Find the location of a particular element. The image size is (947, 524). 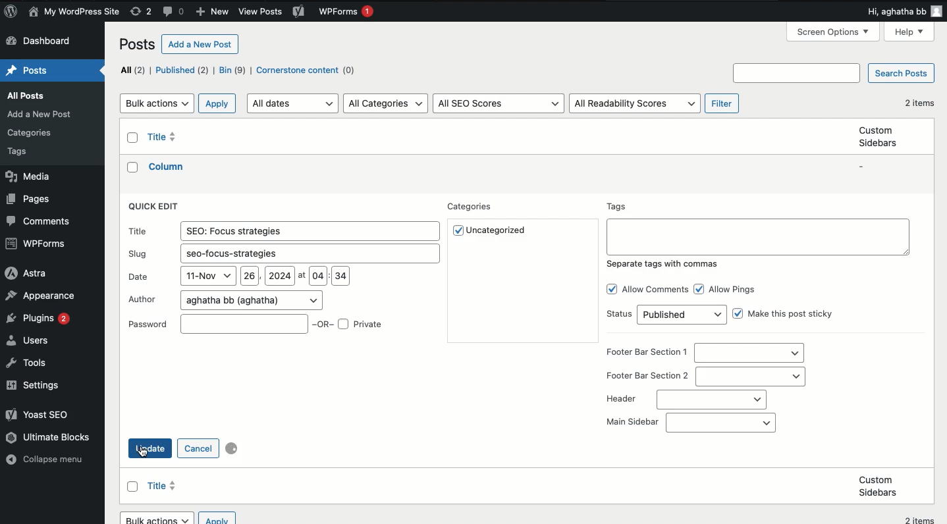

Comments is located at coordinates (38, 221).